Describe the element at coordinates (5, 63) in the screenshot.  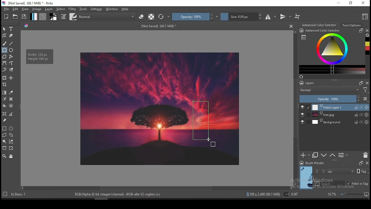
I see `bezier curve tool` at that location.